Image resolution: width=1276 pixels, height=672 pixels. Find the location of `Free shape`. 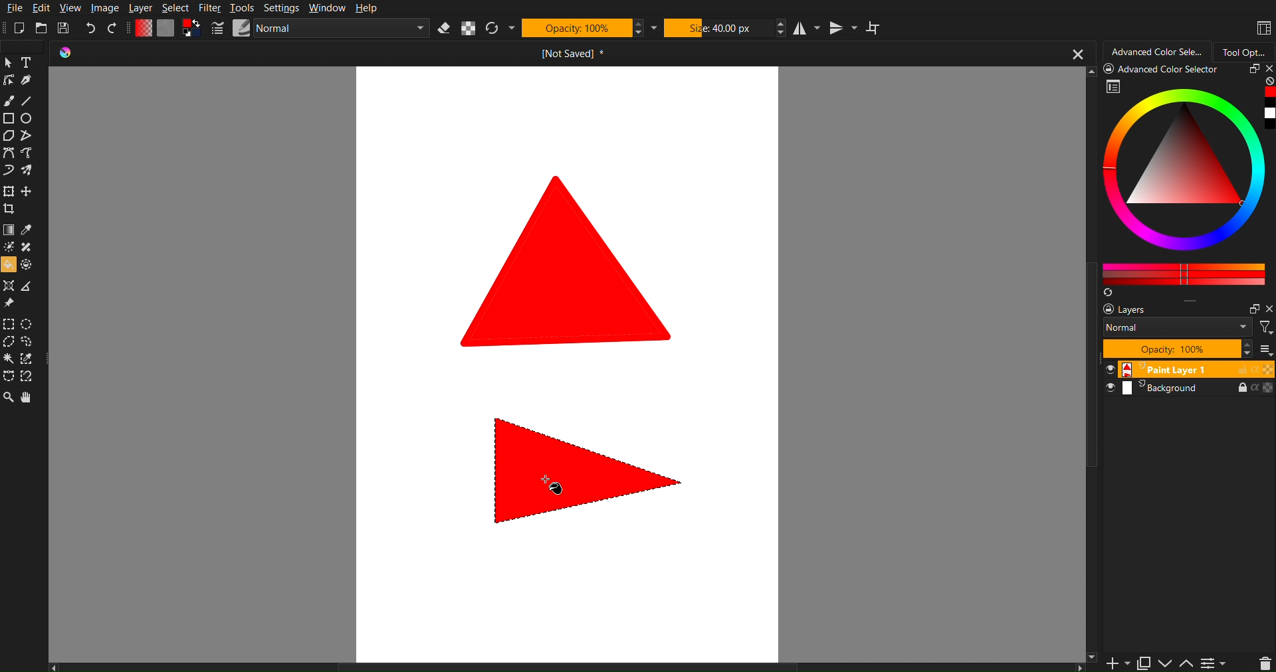

Free shape is located at coordinates (25, 136).